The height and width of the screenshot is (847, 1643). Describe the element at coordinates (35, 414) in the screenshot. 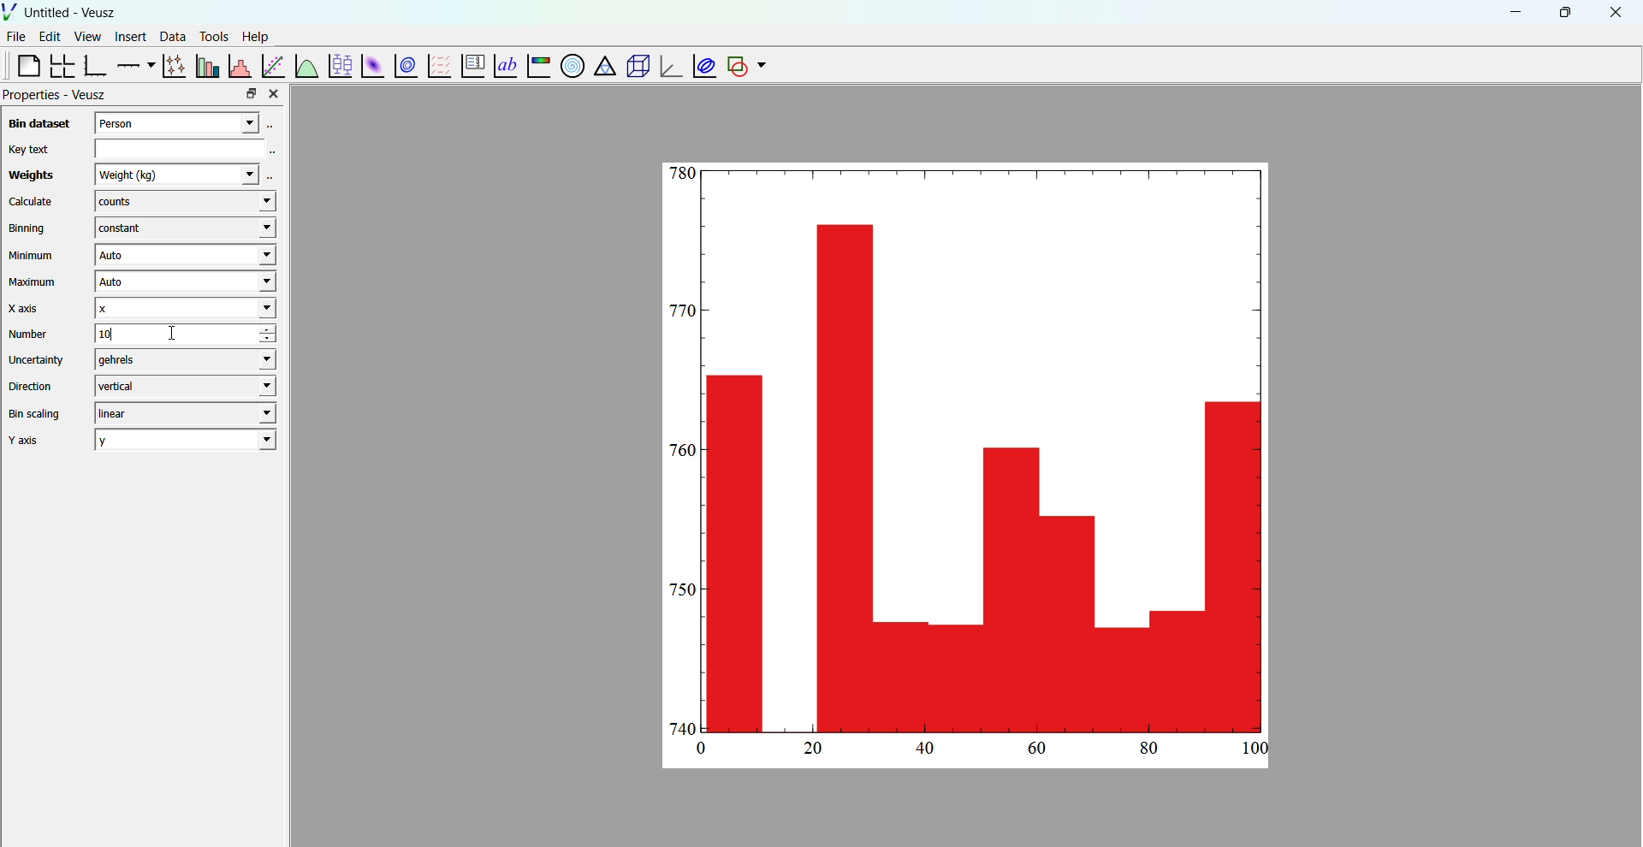

I see `Bin scaling` at that location.